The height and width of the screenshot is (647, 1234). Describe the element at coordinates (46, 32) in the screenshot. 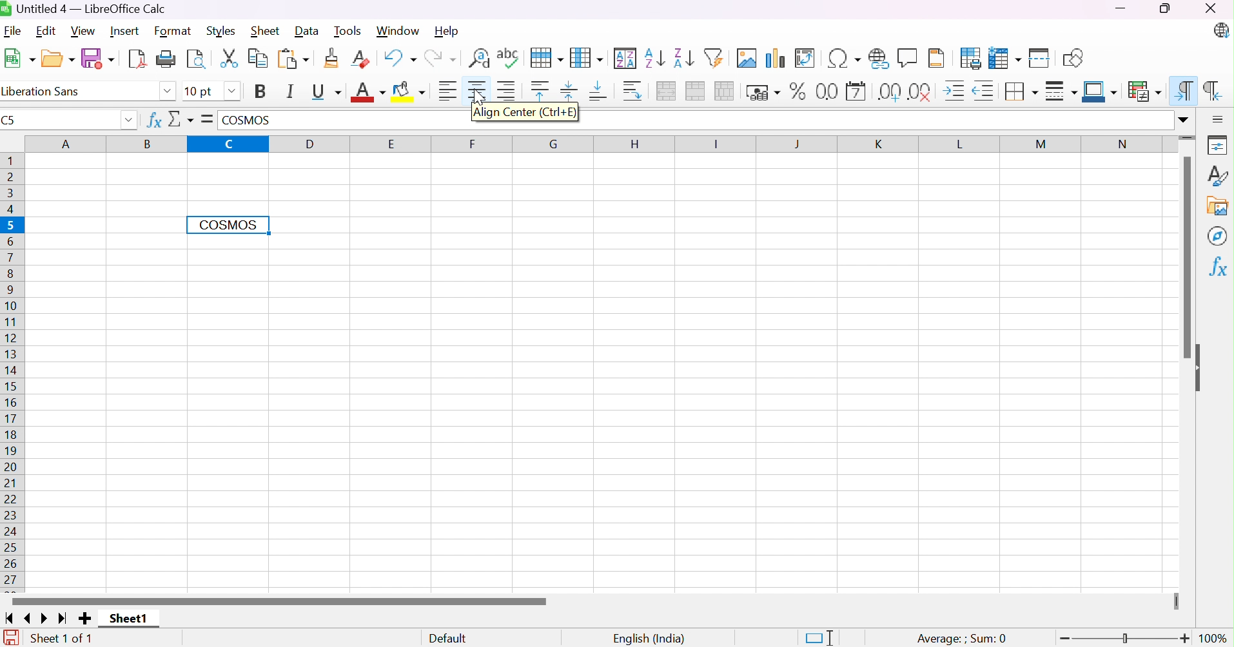

I see `Edit` at that location.